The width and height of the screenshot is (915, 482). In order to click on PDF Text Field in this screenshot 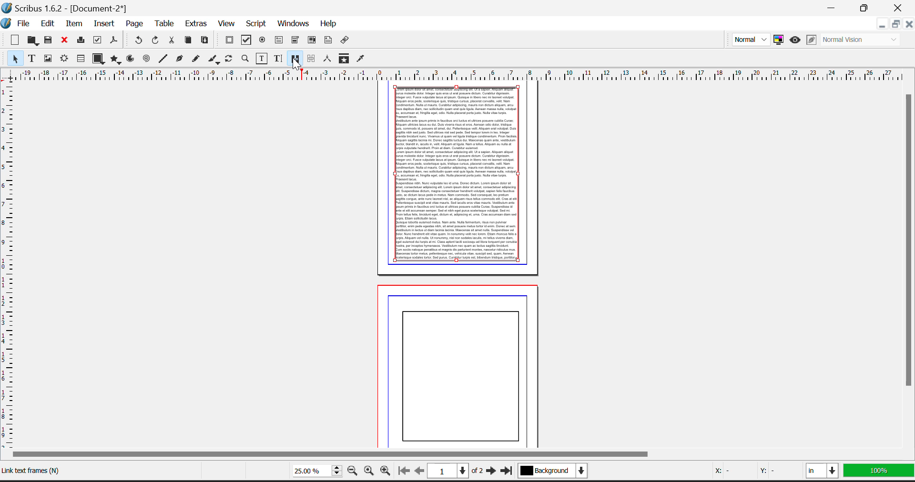, I will do `click(280, 40)`.